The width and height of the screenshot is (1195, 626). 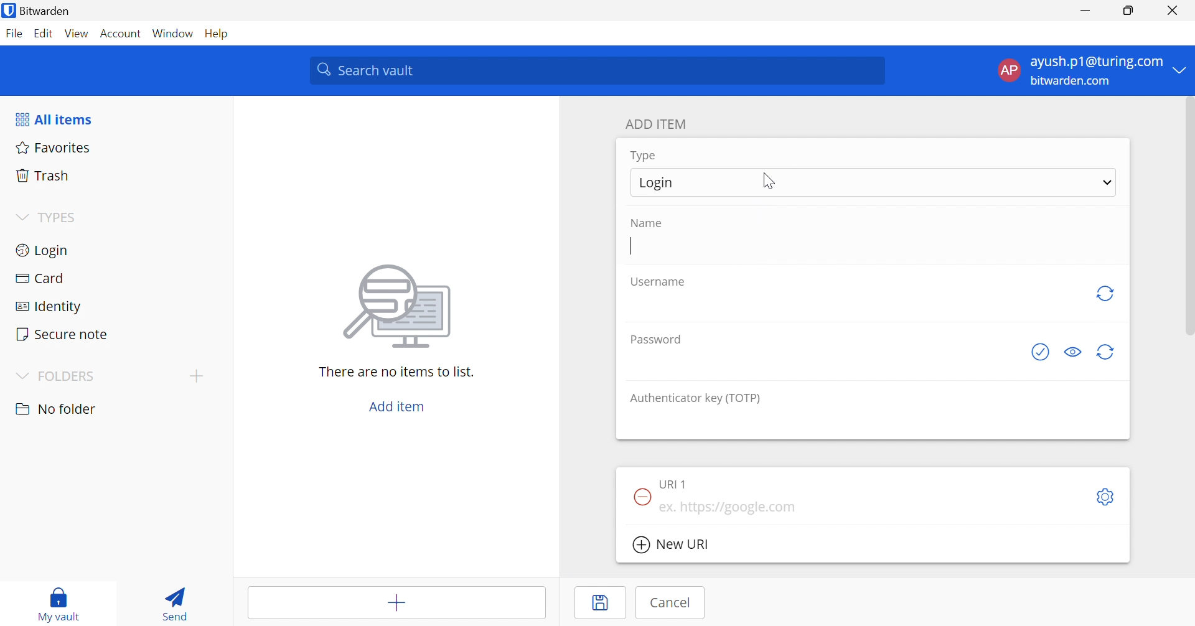 I want to click on Regenerate password, so click(x=1108, y=352).